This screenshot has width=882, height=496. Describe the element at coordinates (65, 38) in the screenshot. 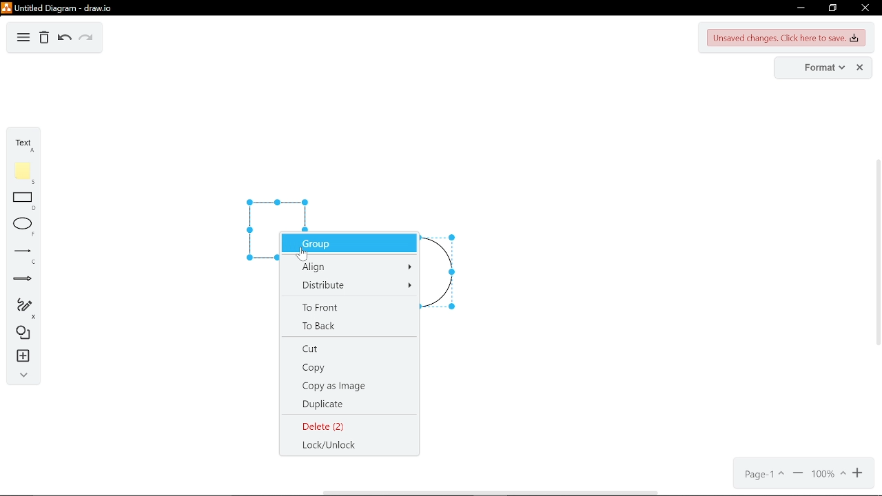

I see `undo` at that location.